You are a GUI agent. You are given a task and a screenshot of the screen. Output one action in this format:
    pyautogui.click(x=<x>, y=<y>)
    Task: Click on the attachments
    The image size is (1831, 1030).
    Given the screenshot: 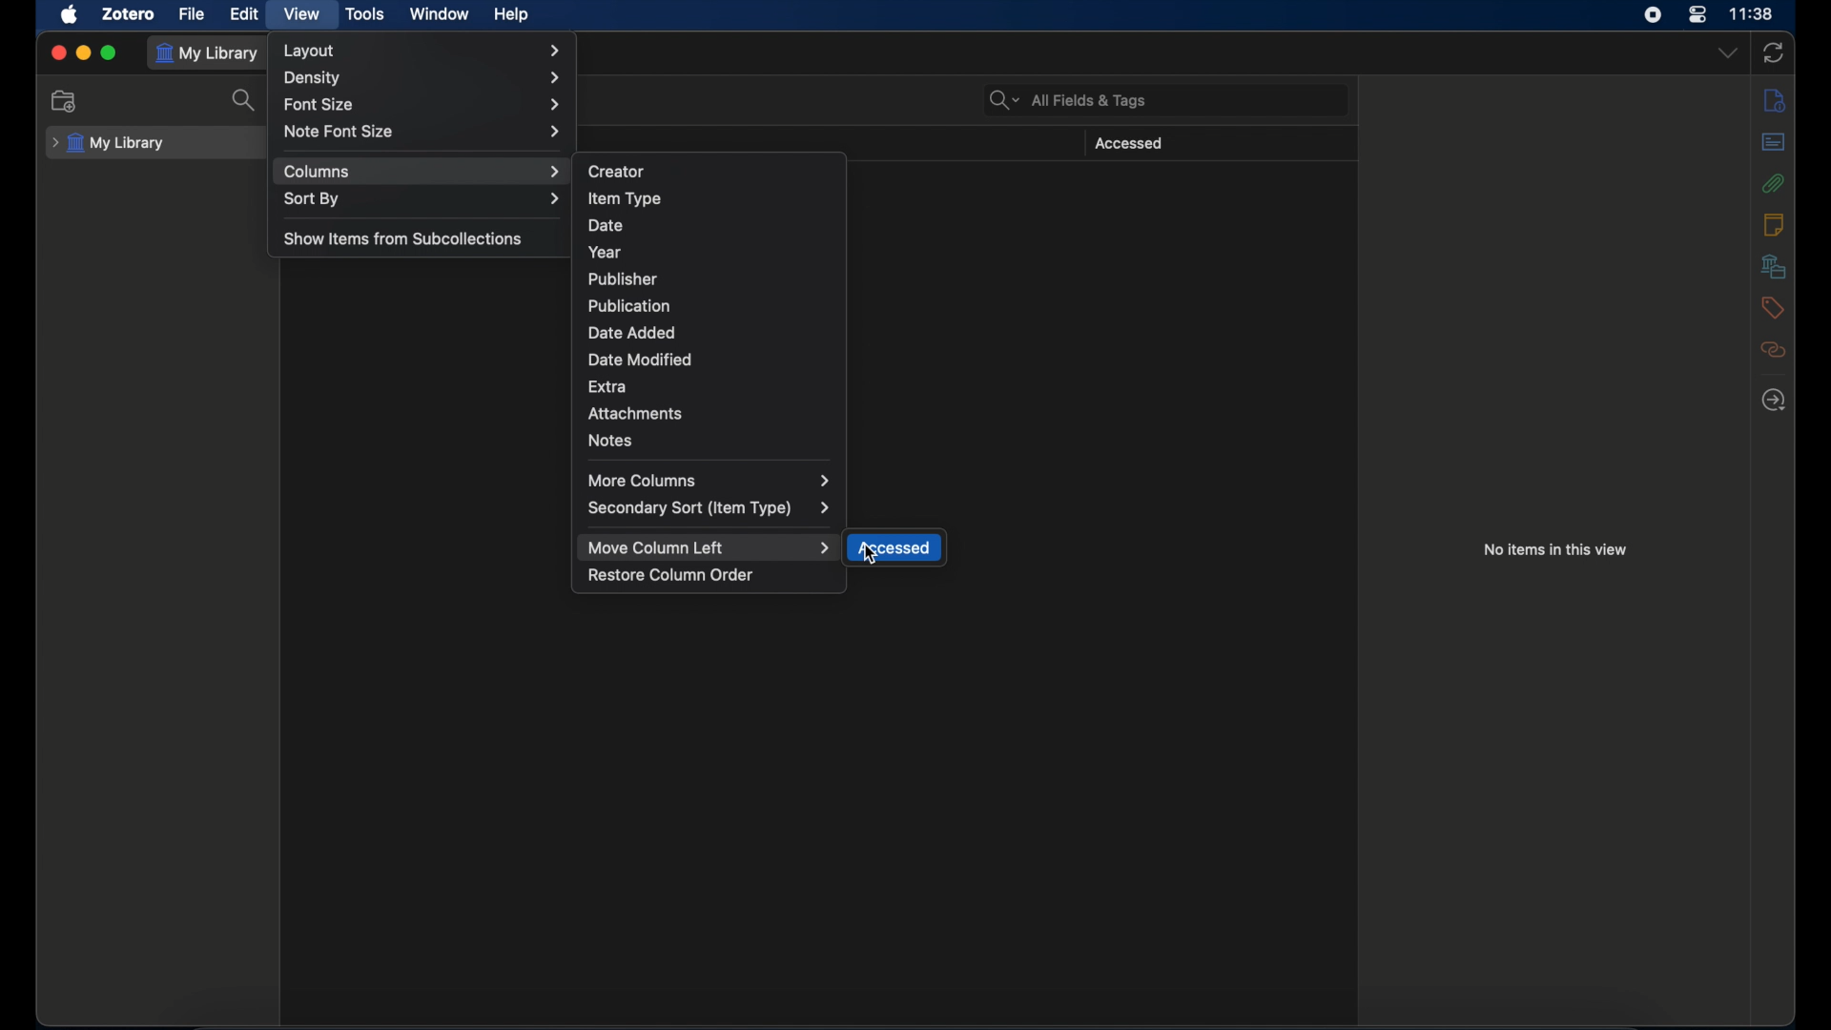 What is the action you would take?
    pyautogui.click(x=1774, y=183)
    